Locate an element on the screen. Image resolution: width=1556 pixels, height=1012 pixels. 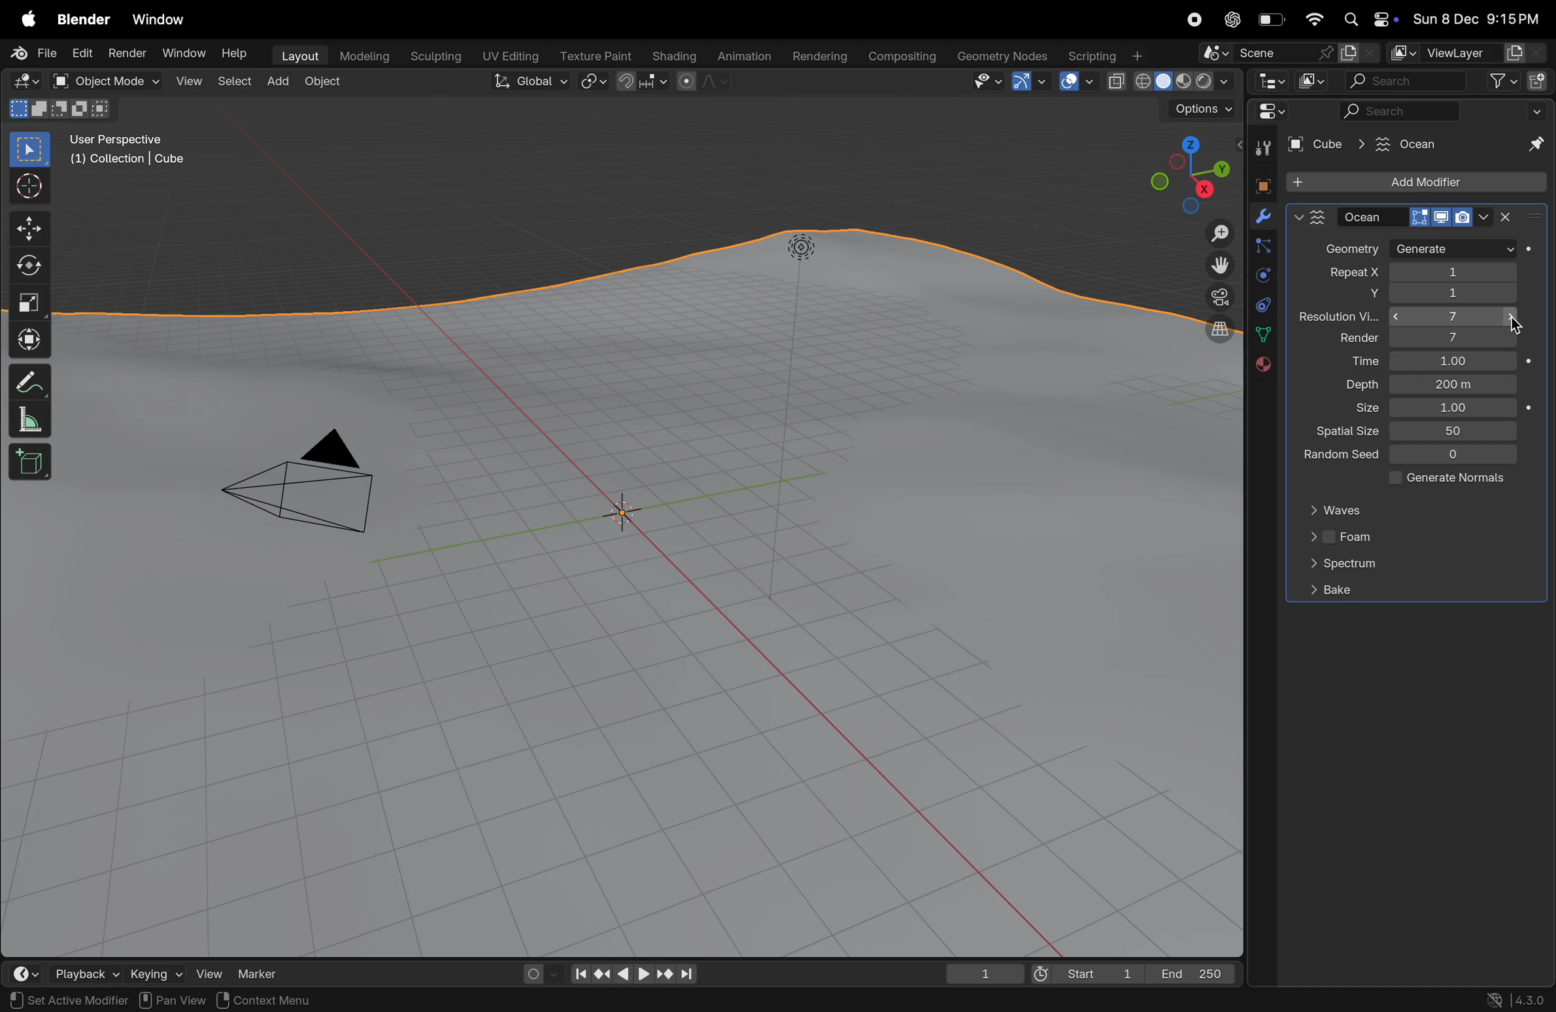
200m is located at coordinates (1455, 385).